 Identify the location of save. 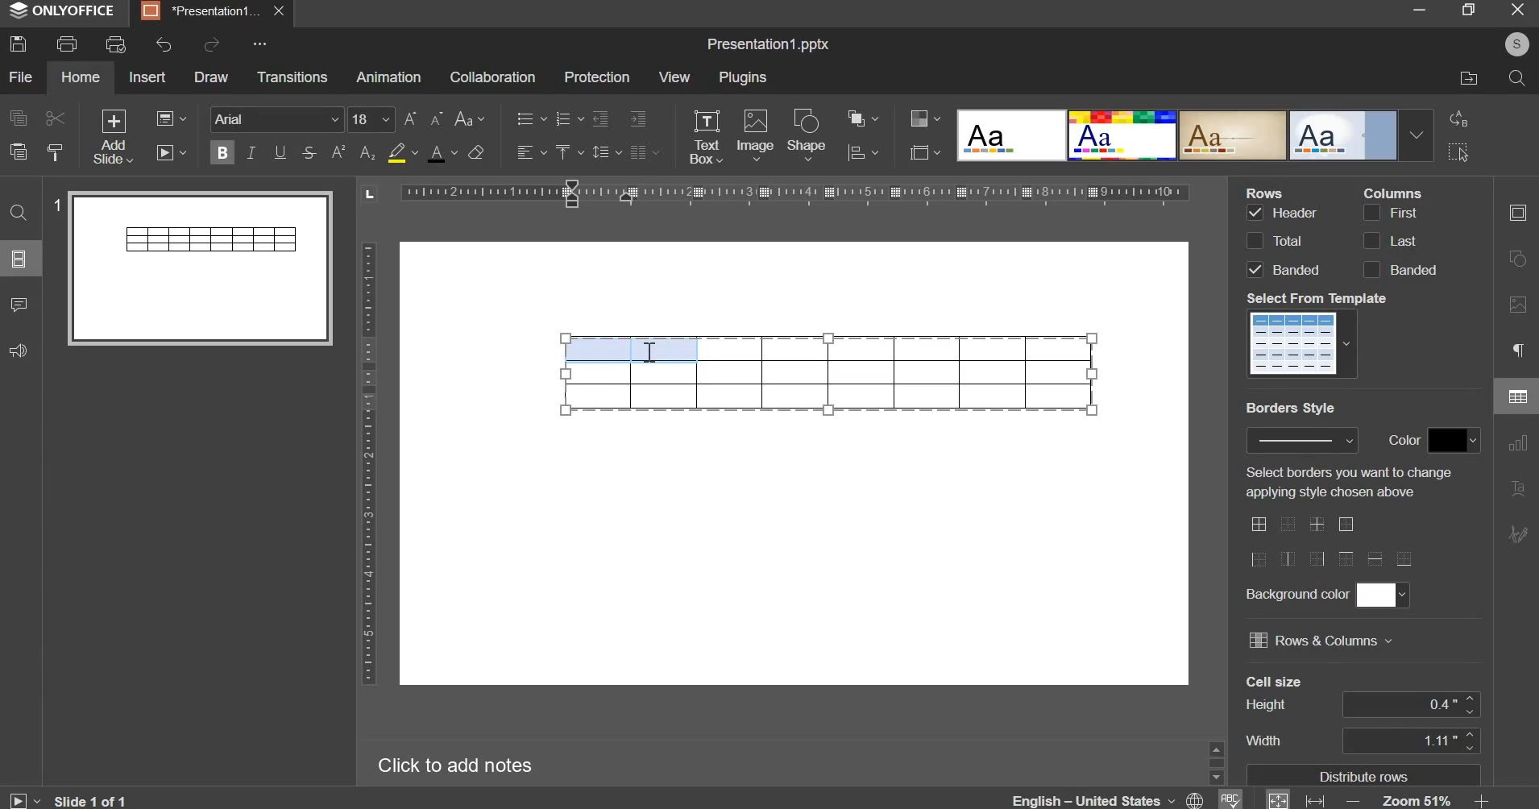
(18, 44).